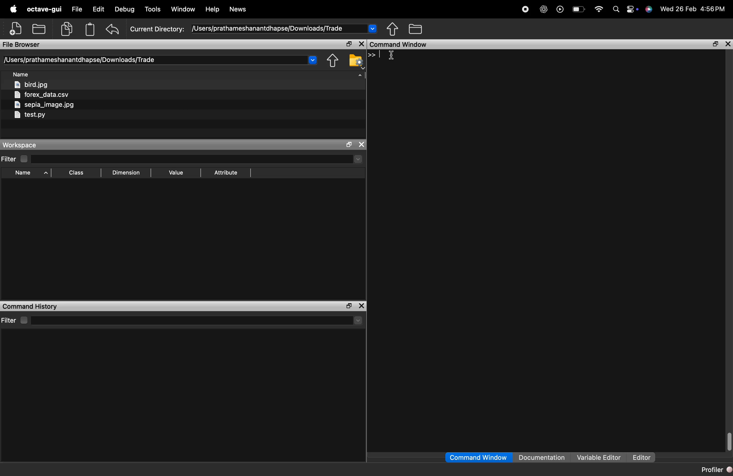 The width and height of the screenshot is (733, 476). Describe the element at coordinates (527, 9) in the screenshot. I see `stop recording` at that location.